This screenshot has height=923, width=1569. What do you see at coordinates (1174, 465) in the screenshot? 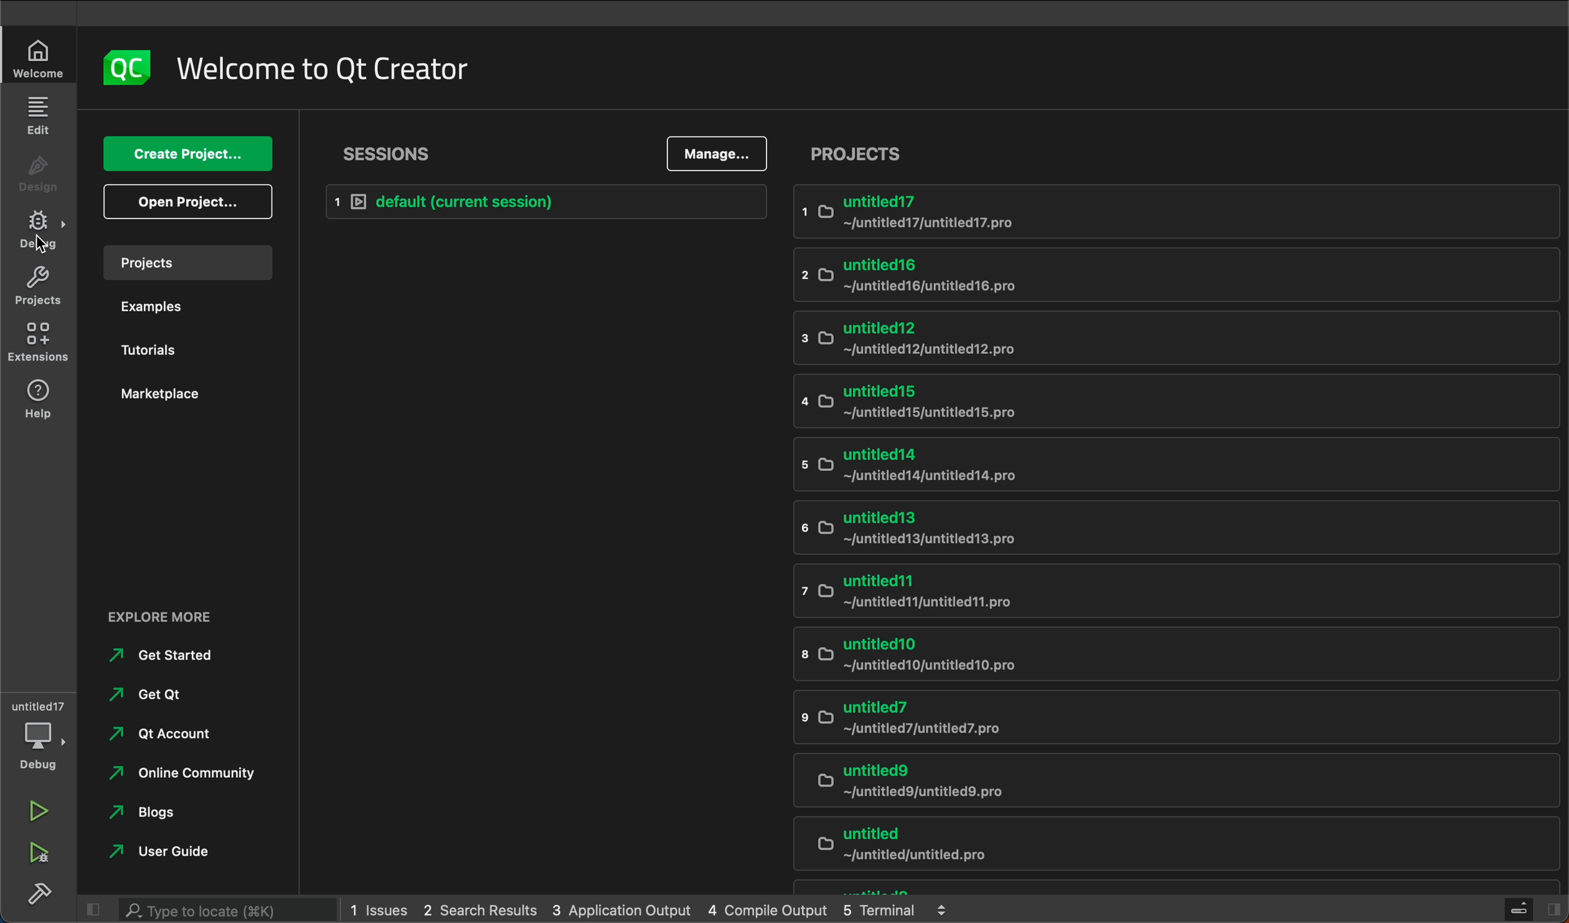
I see `untitled14
~[untitled14/untitled14.pro` at bounding box center [1174, 465].